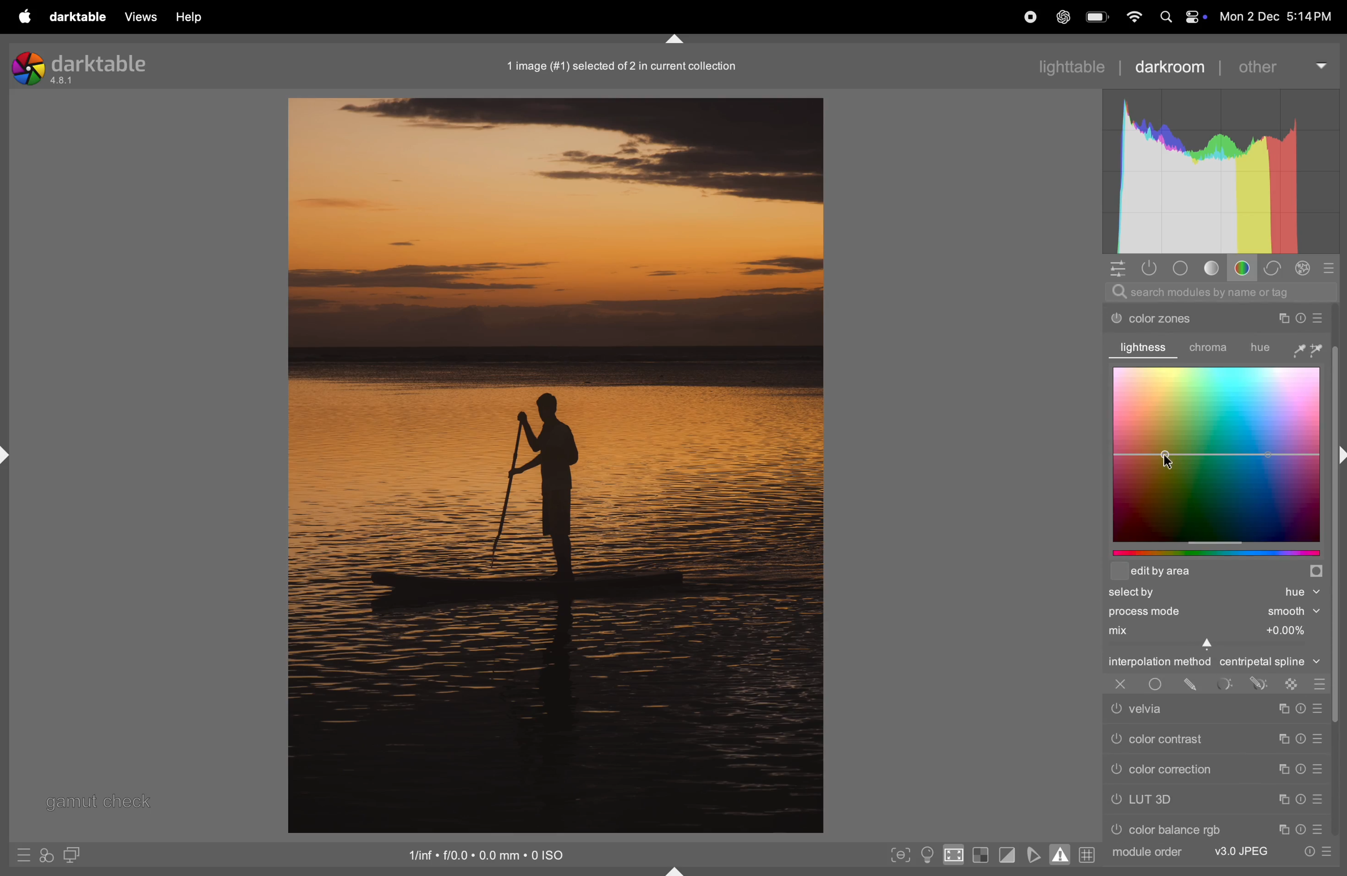 The width and height of the screenshot is (1347, 876). I want to click on edit by graphs, so click(1220, 555).